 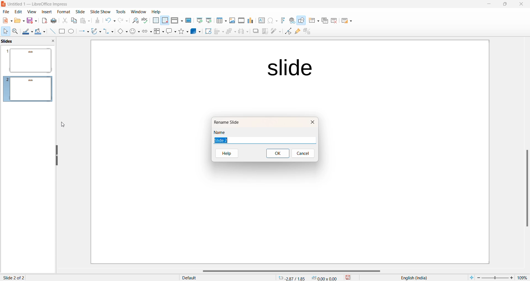 What do you see at coordinates (107, 31) in the screenshot?
I see `connectors` at bounding box center [107, 31].